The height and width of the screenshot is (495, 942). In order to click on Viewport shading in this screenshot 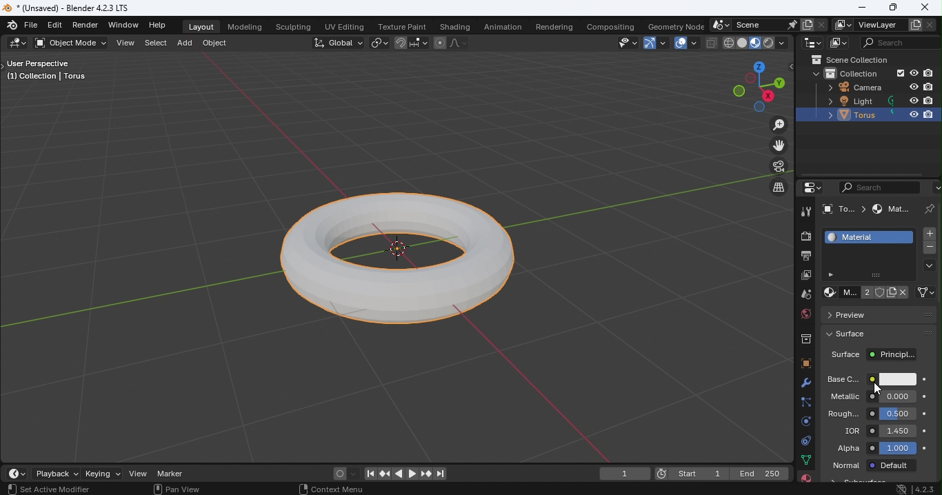, I will do `click(728, 43)`.